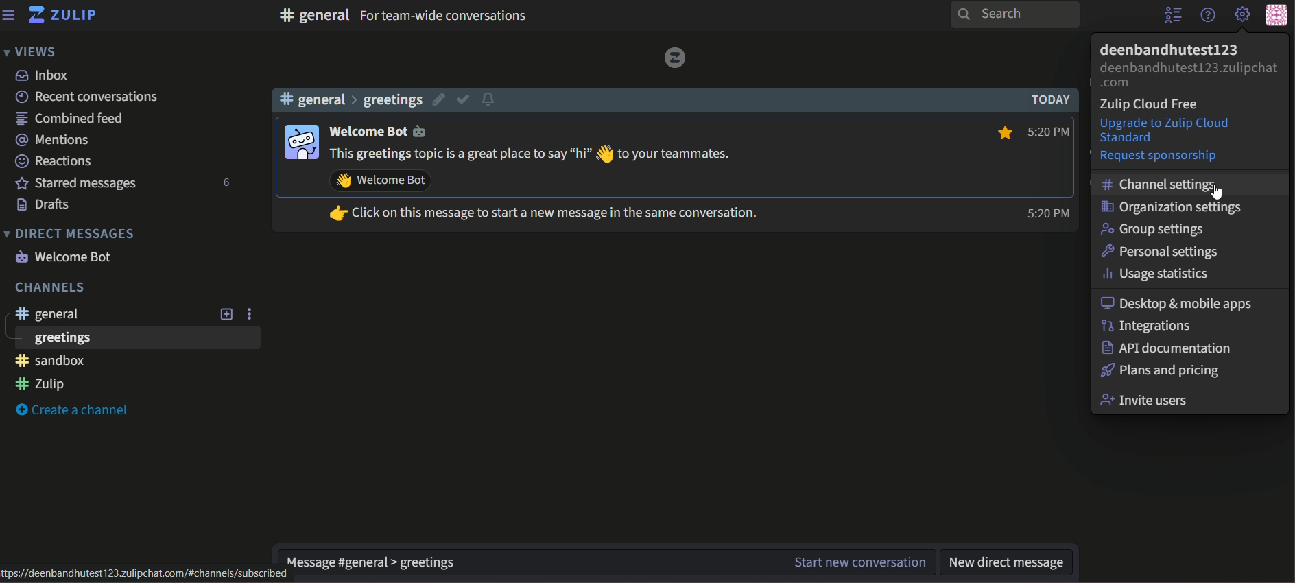 The image size is (1295, 583). Describe the element at coordinates (251, 313) in the screenshot. I see `options ` at that location.